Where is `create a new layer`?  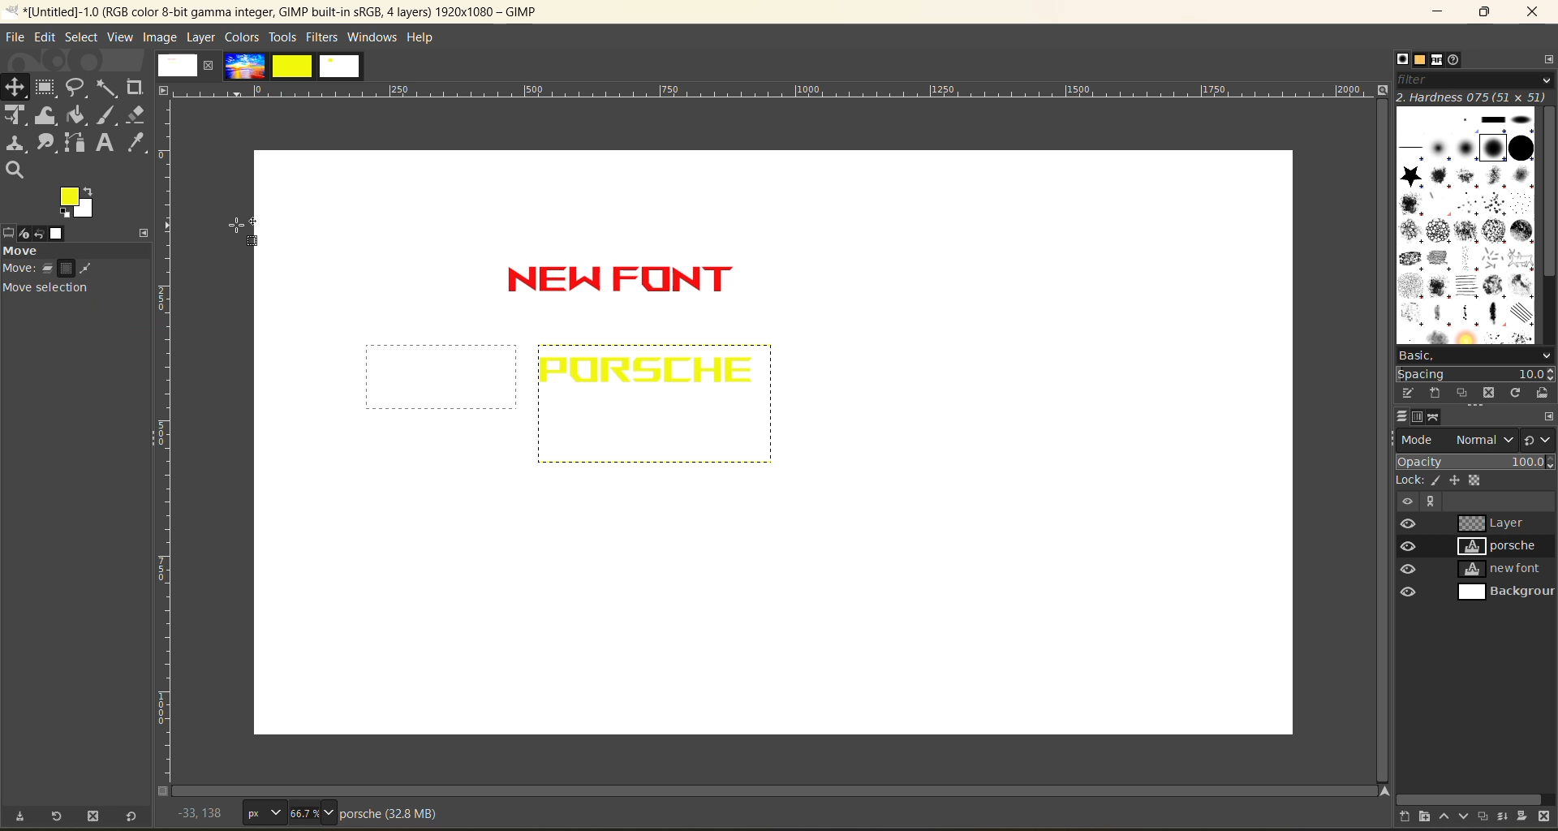
create a new layer is located at coordinates (1398, 815).